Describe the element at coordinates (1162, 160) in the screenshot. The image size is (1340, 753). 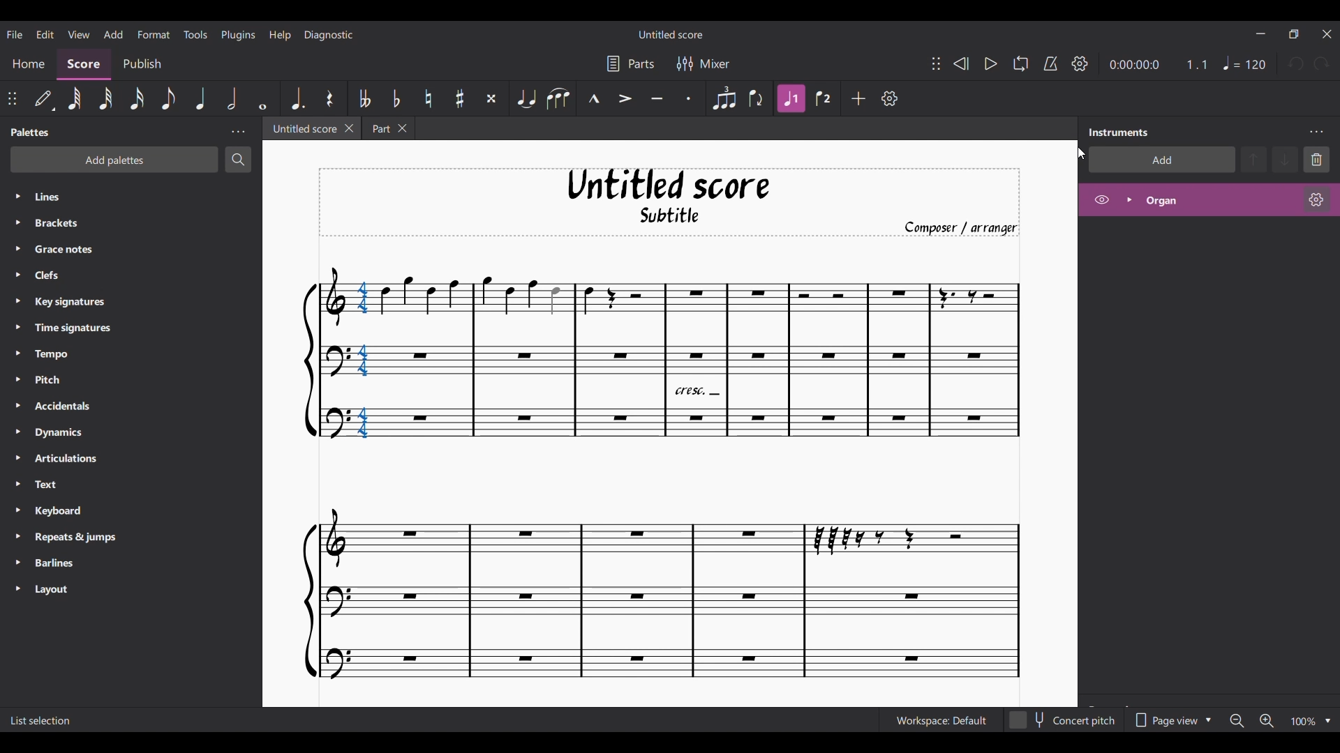
I see `Add instrument` at that location.